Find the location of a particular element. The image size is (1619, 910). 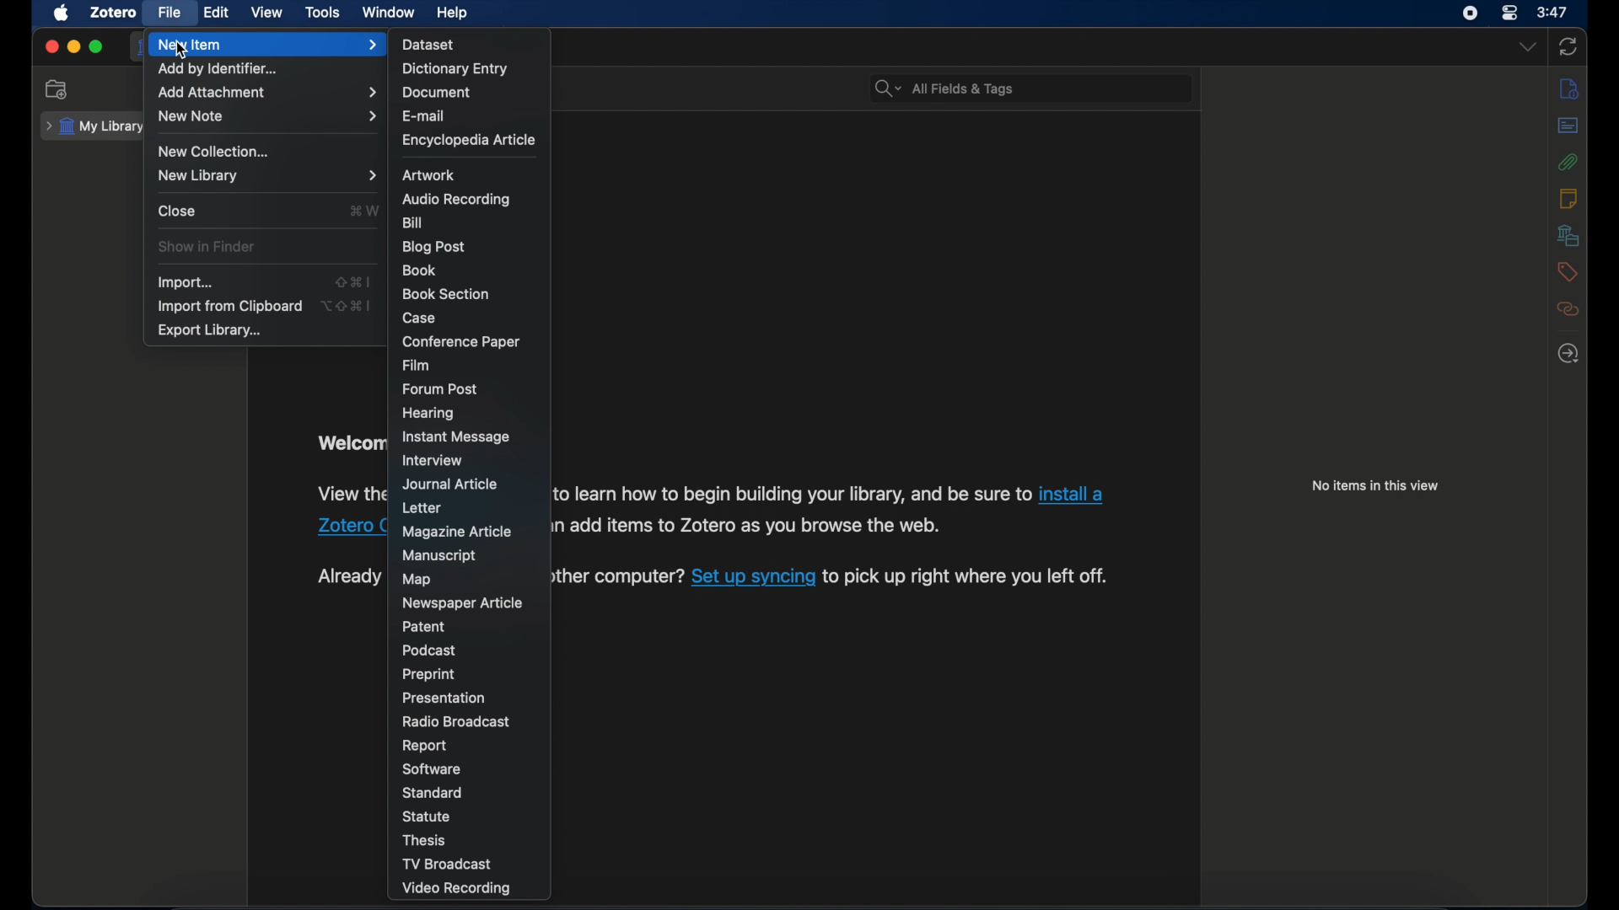

window is located at coordinates (390, 13).